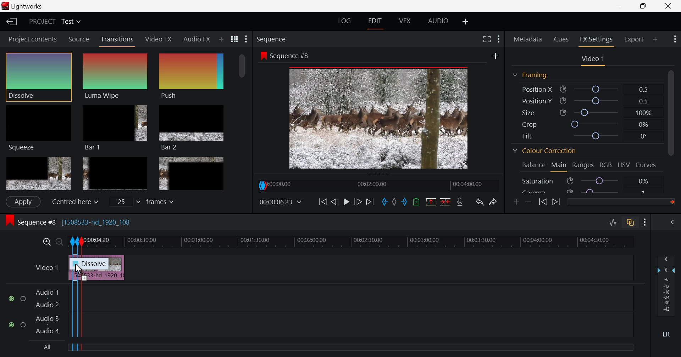 The image size is (681, 357). I want to click on Lightworks, so click(25, 6).